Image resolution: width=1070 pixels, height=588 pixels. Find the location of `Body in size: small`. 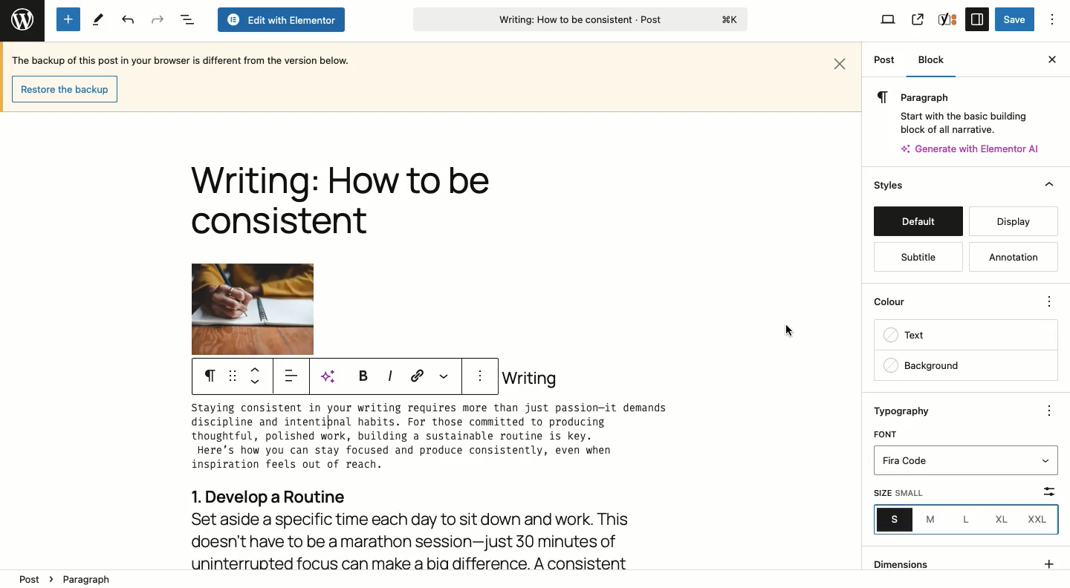

Body in size: small is located at coordinates (444, 440).